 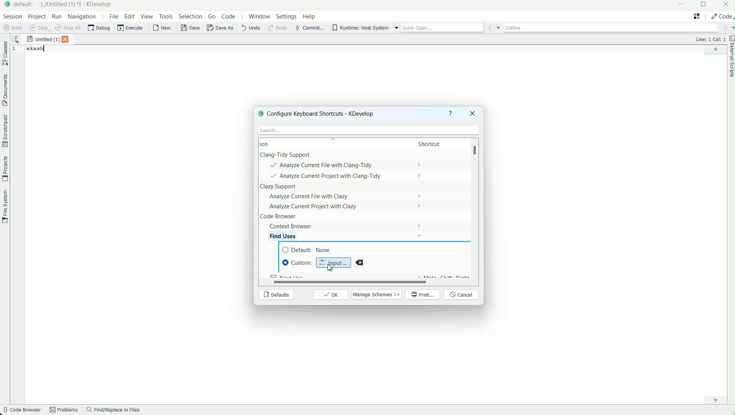 What do you see at coordinates (131, 28) in the screenshot?
I see `execute` at bounding box center [131, 28].